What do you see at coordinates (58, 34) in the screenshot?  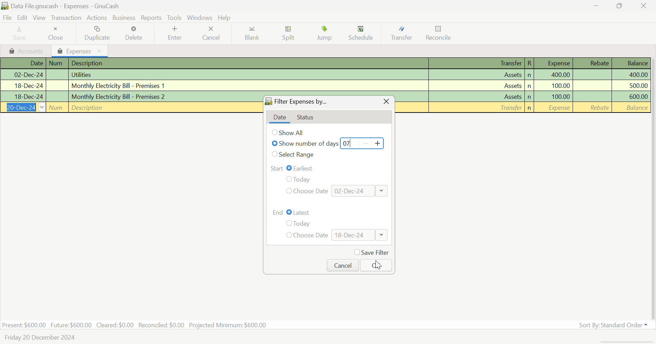 I see `Close` at bounding box center [58, 34].